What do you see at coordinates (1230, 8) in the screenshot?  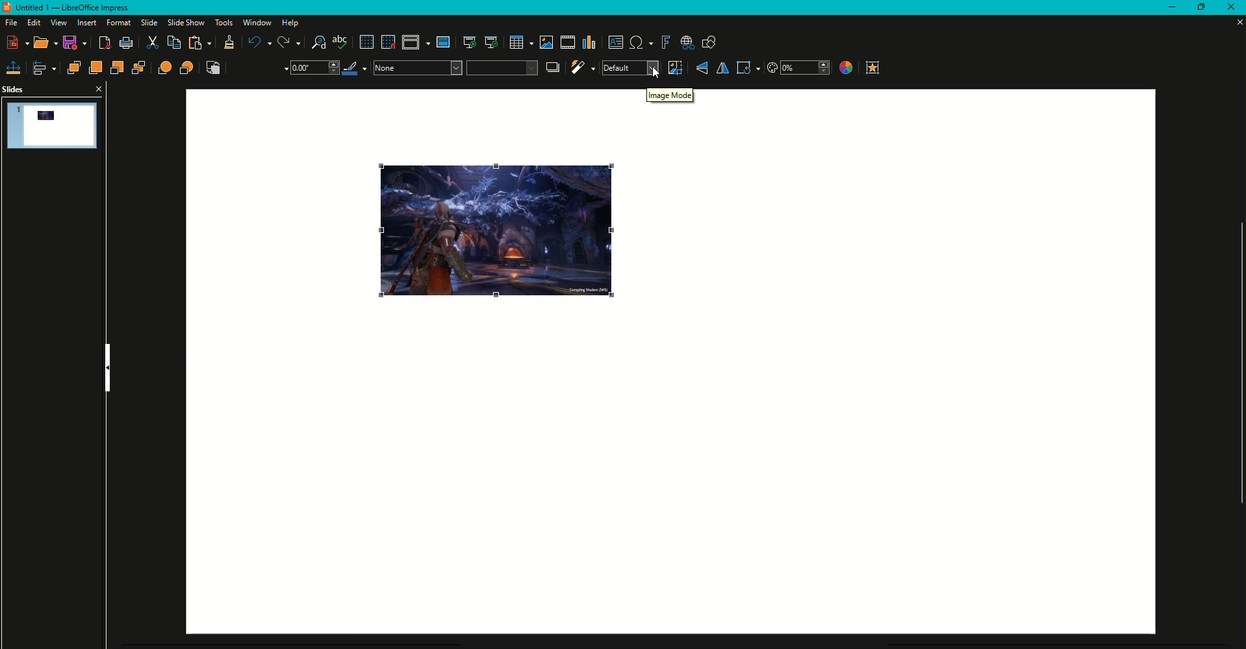 I see `Close` at bounding box center [1230, 8].